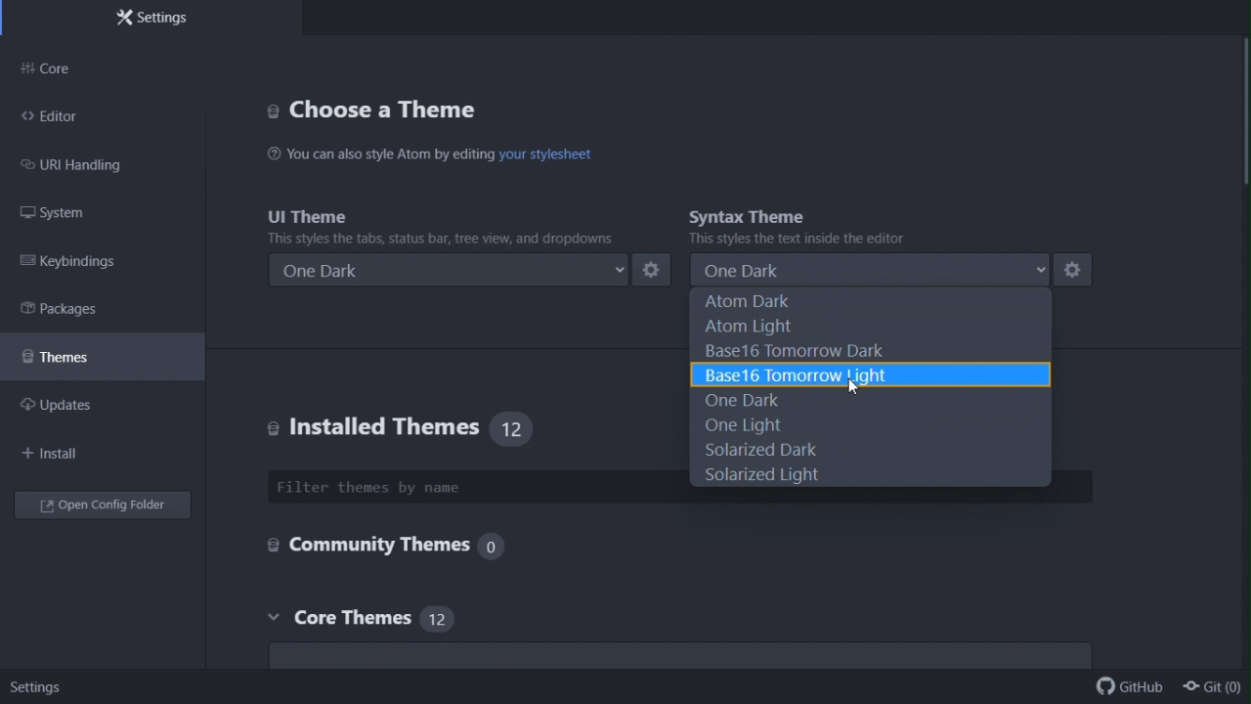 The image size is (1251, 704). I want to click on settings, so click(653, 274).